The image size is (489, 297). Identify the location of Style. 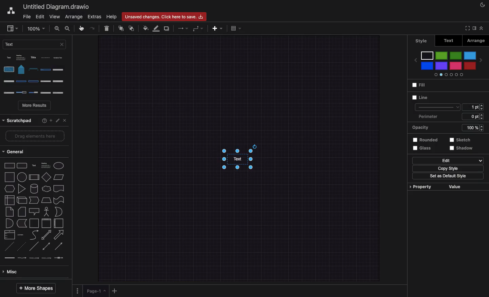
(437, 107).